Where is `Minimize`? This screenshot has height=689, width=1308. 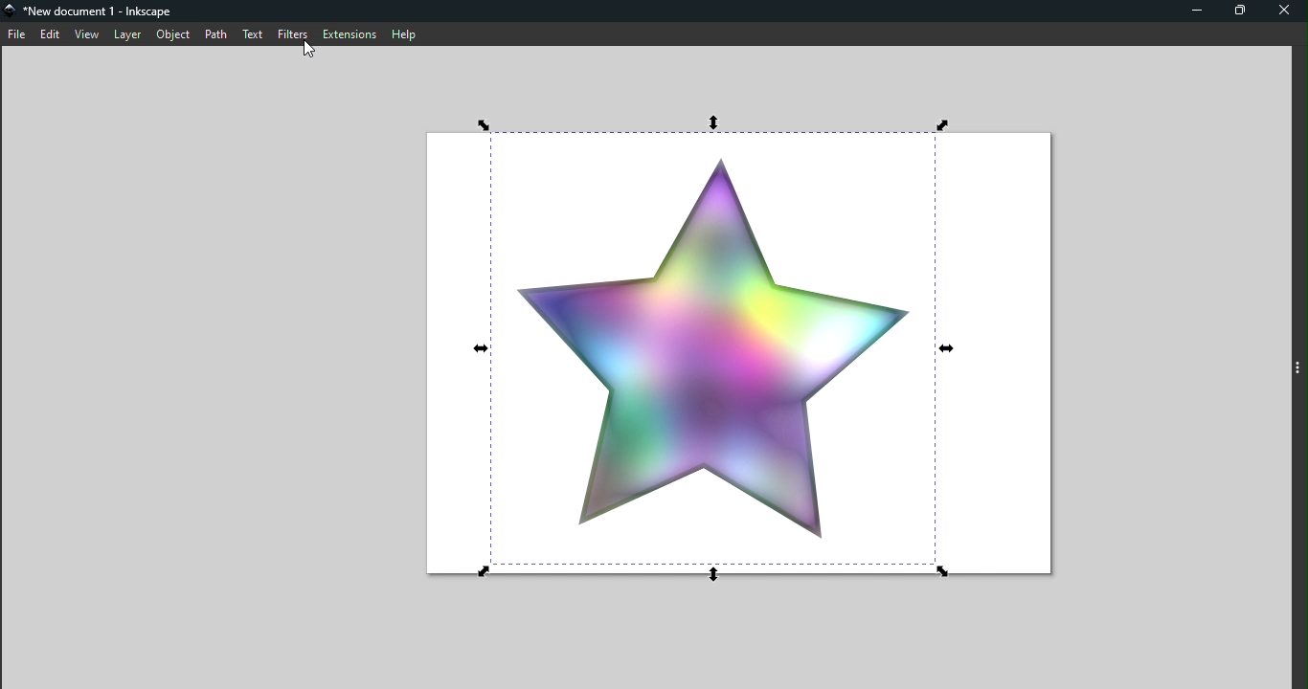
Minimize is located at coordinates (1194, 11).